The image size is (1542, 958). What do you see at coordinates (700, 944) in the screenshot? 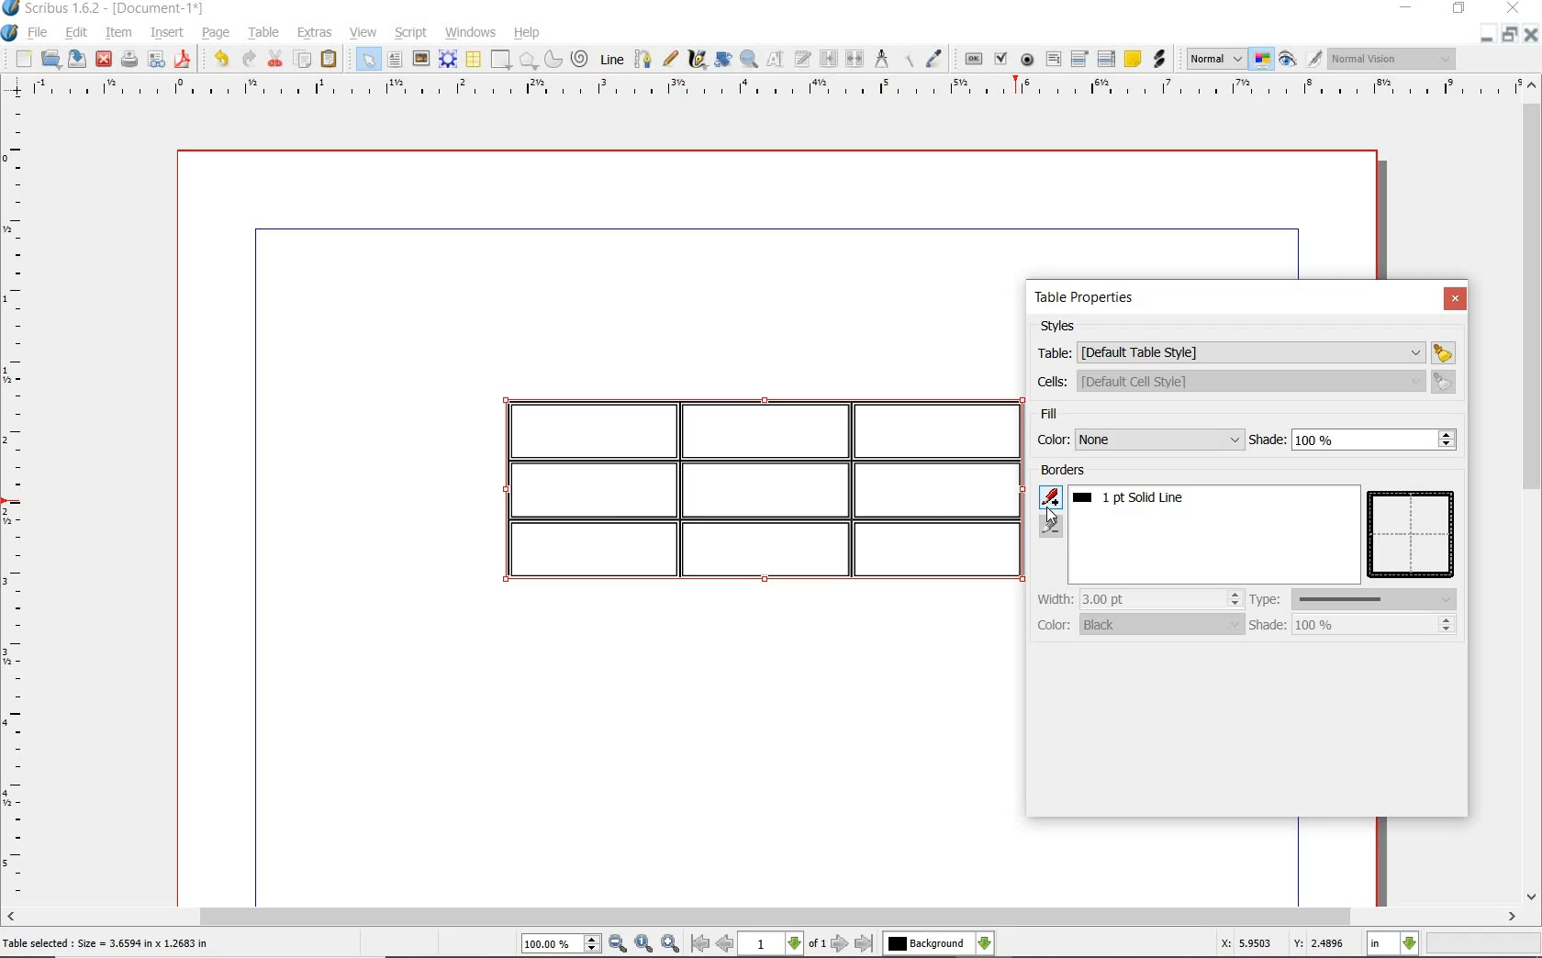
I see `go to first page` at bounding box center [700, 944].